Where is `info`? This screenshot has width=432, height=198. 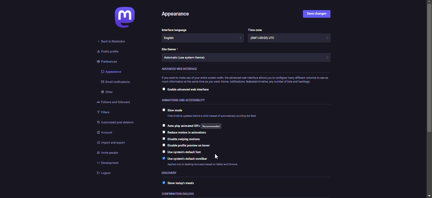
info is located at coordinates (245, 80).